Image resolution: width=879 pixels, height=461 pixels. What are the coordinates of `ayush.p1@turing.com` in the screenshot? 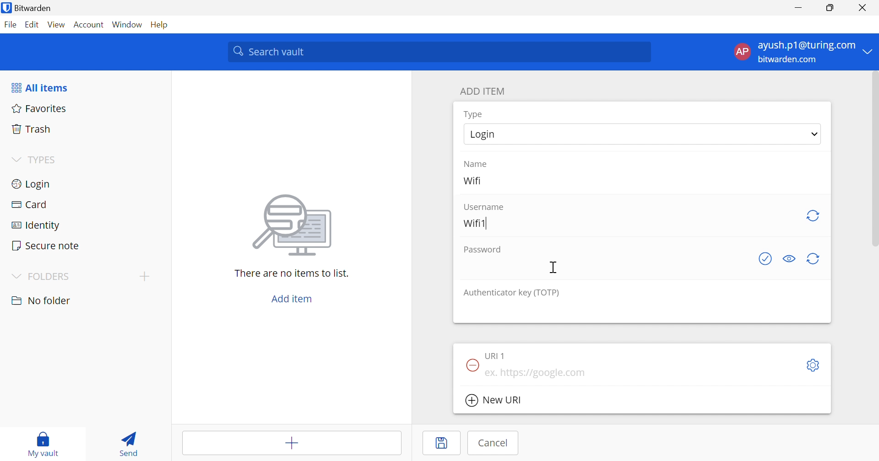 It's located at (807, 46).